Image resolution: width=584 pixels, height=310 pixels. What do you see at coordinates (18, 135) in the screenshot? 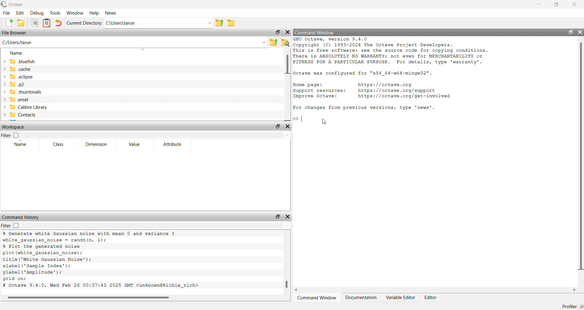
I see `checkbox` at bounding box center [18, 135].